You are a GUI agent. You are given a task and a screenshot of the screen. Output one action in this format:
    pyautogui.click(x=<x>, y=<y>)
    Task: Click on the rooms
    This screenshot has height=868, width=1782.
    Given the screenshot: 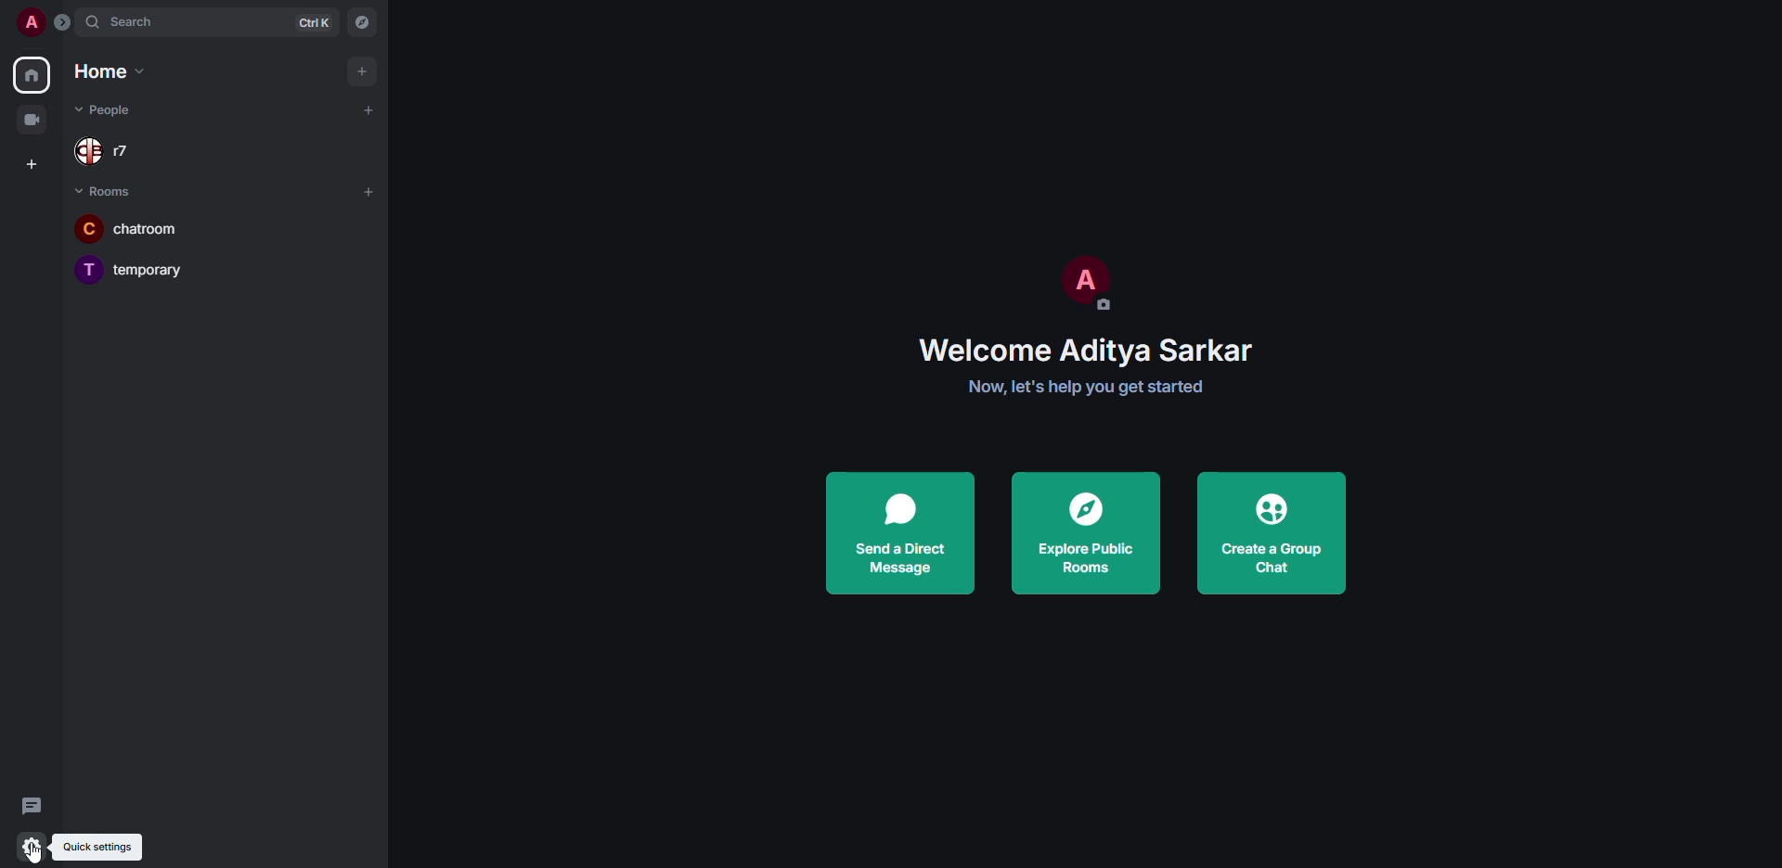 What is the action you would take?
    pyautogui.click(x=108, y=190)
    